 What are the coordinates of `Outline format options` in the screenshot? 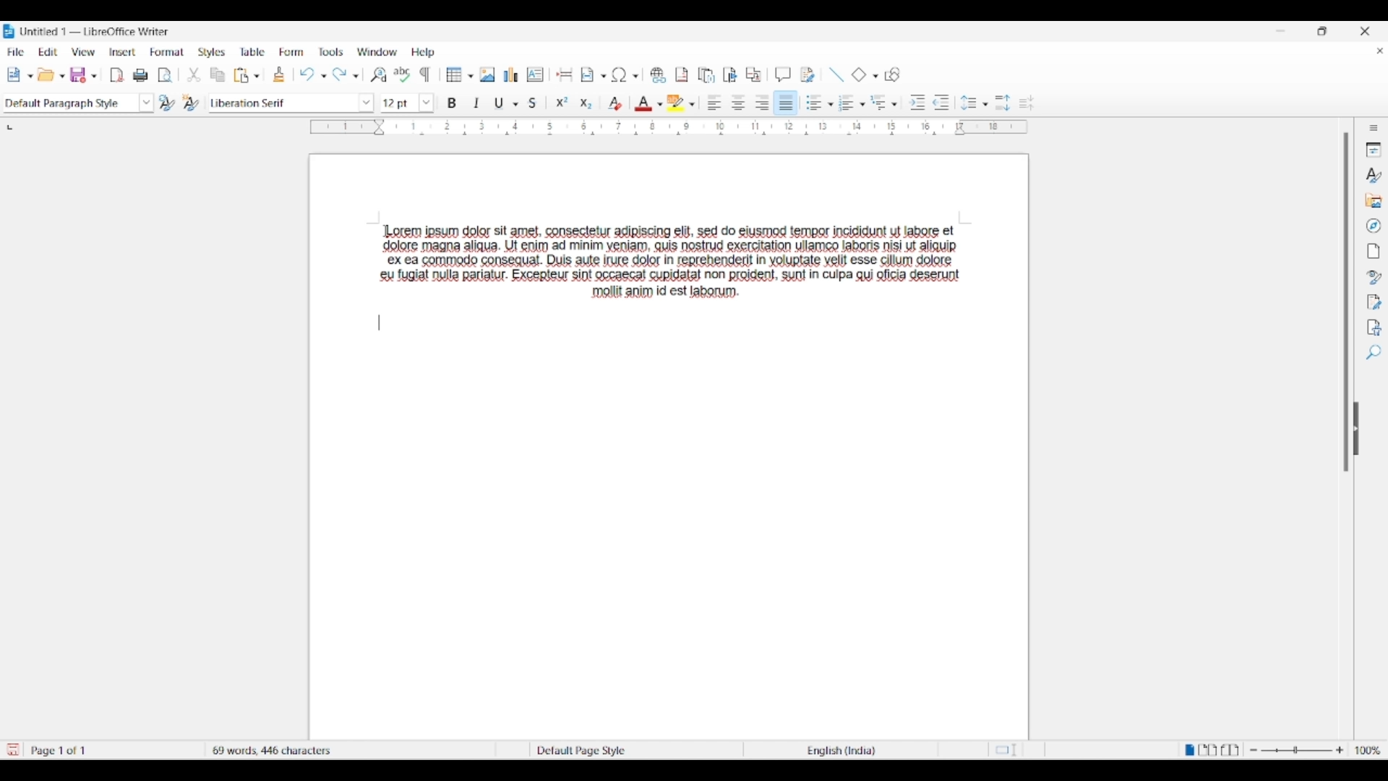 It's located at (894, 104).